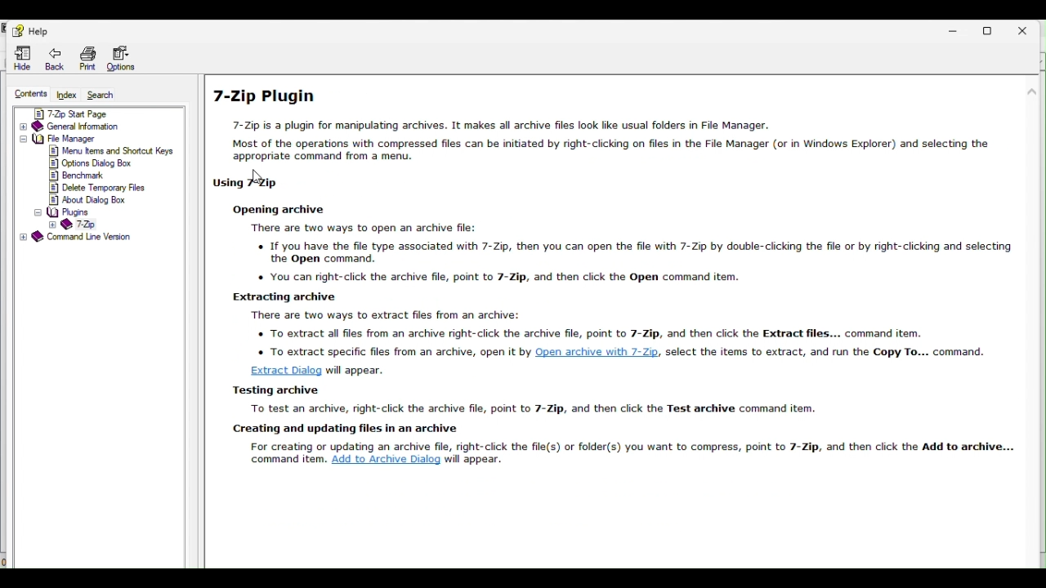  What do you see at coordinates (65, 96) in the screenshot?
I see `index` at bounding box center [65, 96].